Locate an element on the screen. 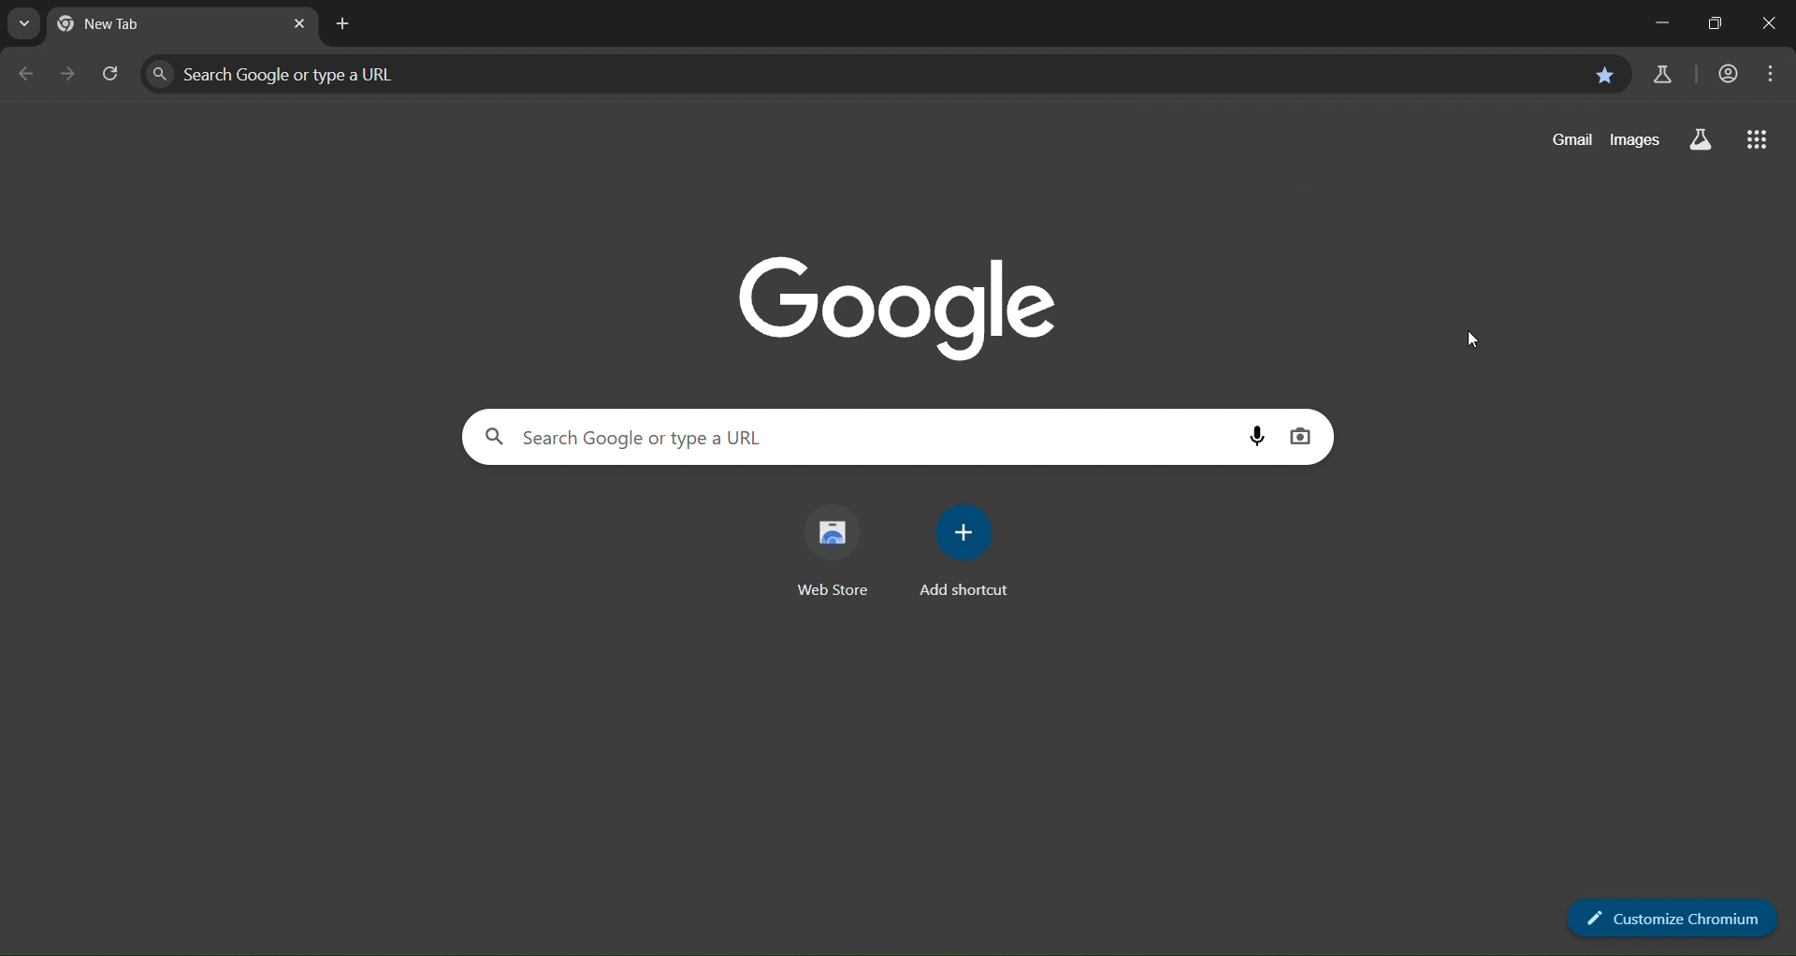  seaarch tabs is located at coordinates (25, 26).